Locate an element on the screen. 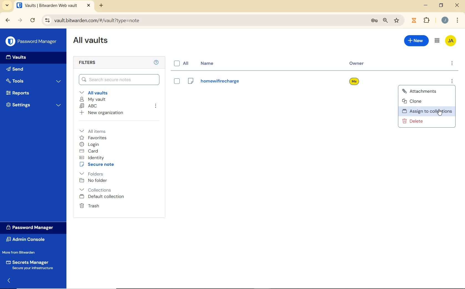 The height and width of the screenshot is (289, 465). delete is located at coordinates (417, 122).